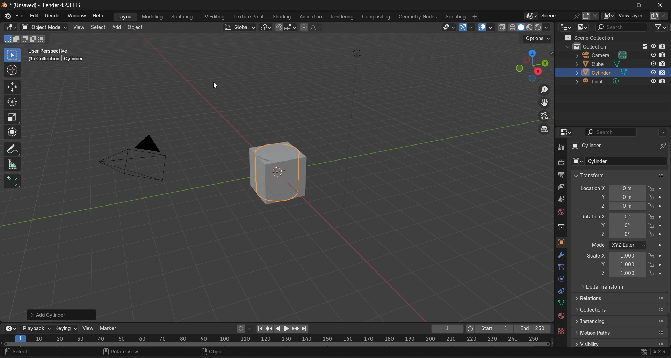 The image size is (671, 358). Describe the element at coordinates (612, 217) in the screenshot. I see `rotation x` at that location.